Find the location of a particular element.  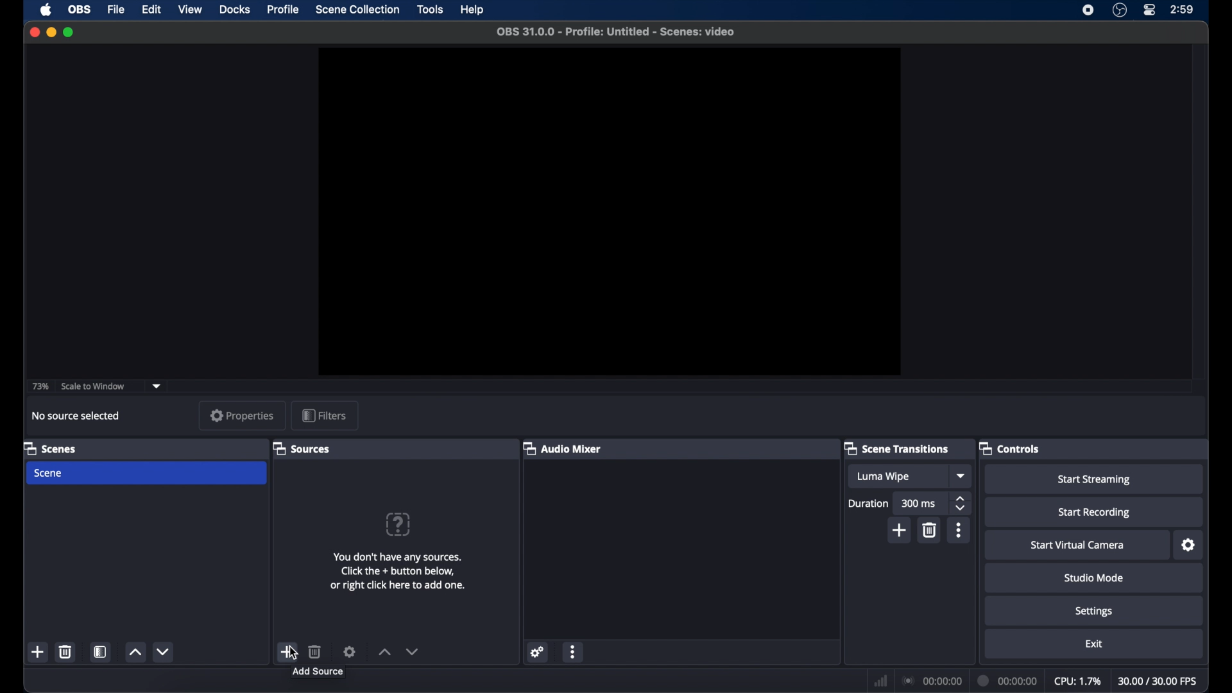

add source is located at coordinates (316, 672).